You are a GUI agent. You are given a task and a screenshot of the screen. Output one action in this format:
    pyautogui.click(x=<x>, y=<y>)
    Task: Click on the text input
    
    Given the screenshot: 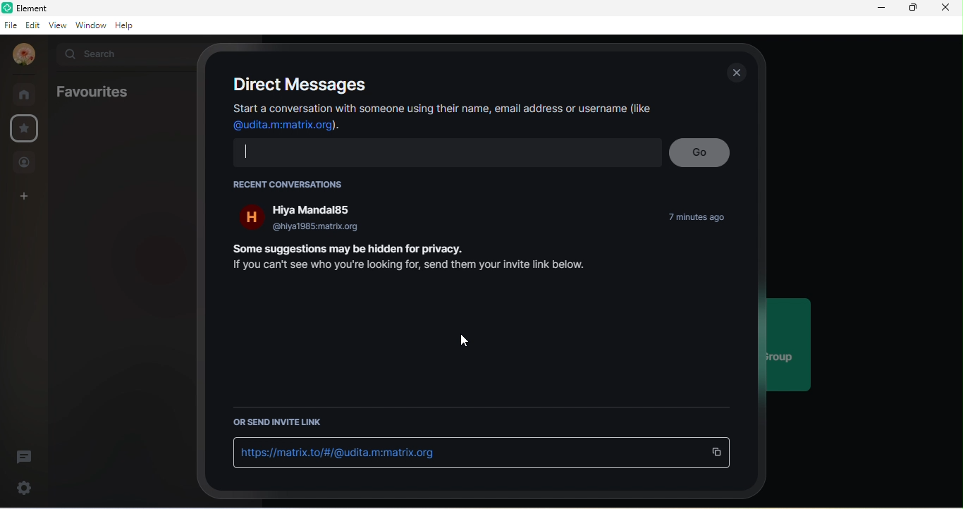 What is the action you would take?
    pyautogui.click(x=445, y=152)
    